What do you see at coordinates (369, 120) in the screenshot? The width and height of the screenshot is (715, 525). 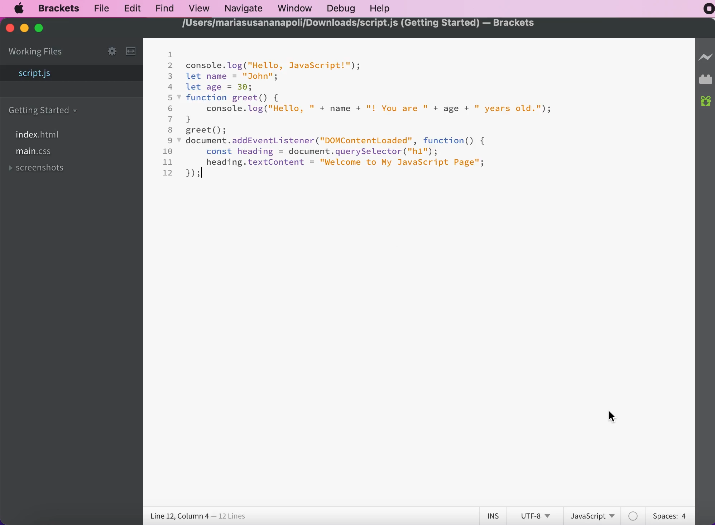 I see `console.log("Hello, JavaScript!");let name = "John";let age = 30;function greet() {console.log("Hello, " + name + "! You are " + age + " years old.");}greet ();document.addEventListener ("DOMContentLoaded", function() {const heading = document.querySelector("h1");| heading textcontent = "Welcome to My JavaScript Page"; });` at bounding box center [369, 120].